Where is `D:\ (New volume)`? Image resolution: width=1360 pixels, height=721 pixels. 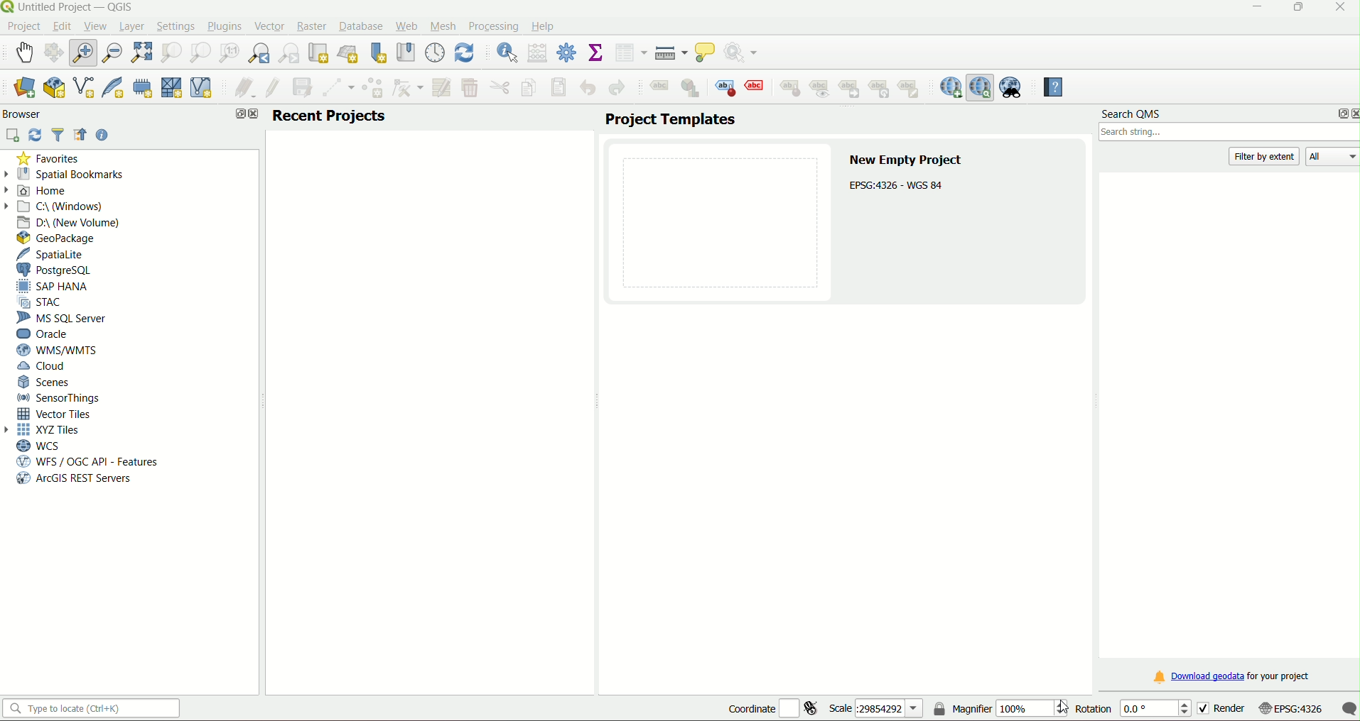
D:\ (New volume) is located at coordinates (71, 222).